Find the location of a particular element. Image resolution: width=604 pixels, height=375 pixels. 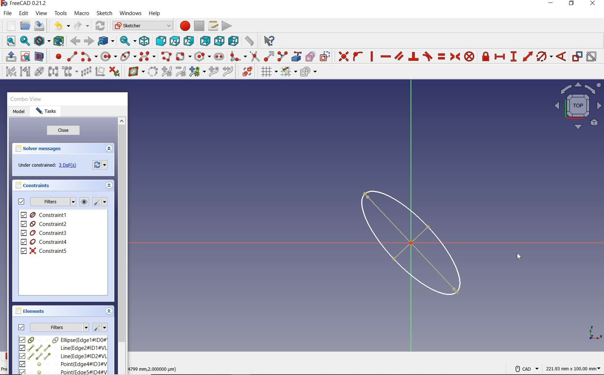

activate/deactivate constraint is located at coordinates (592, 57).